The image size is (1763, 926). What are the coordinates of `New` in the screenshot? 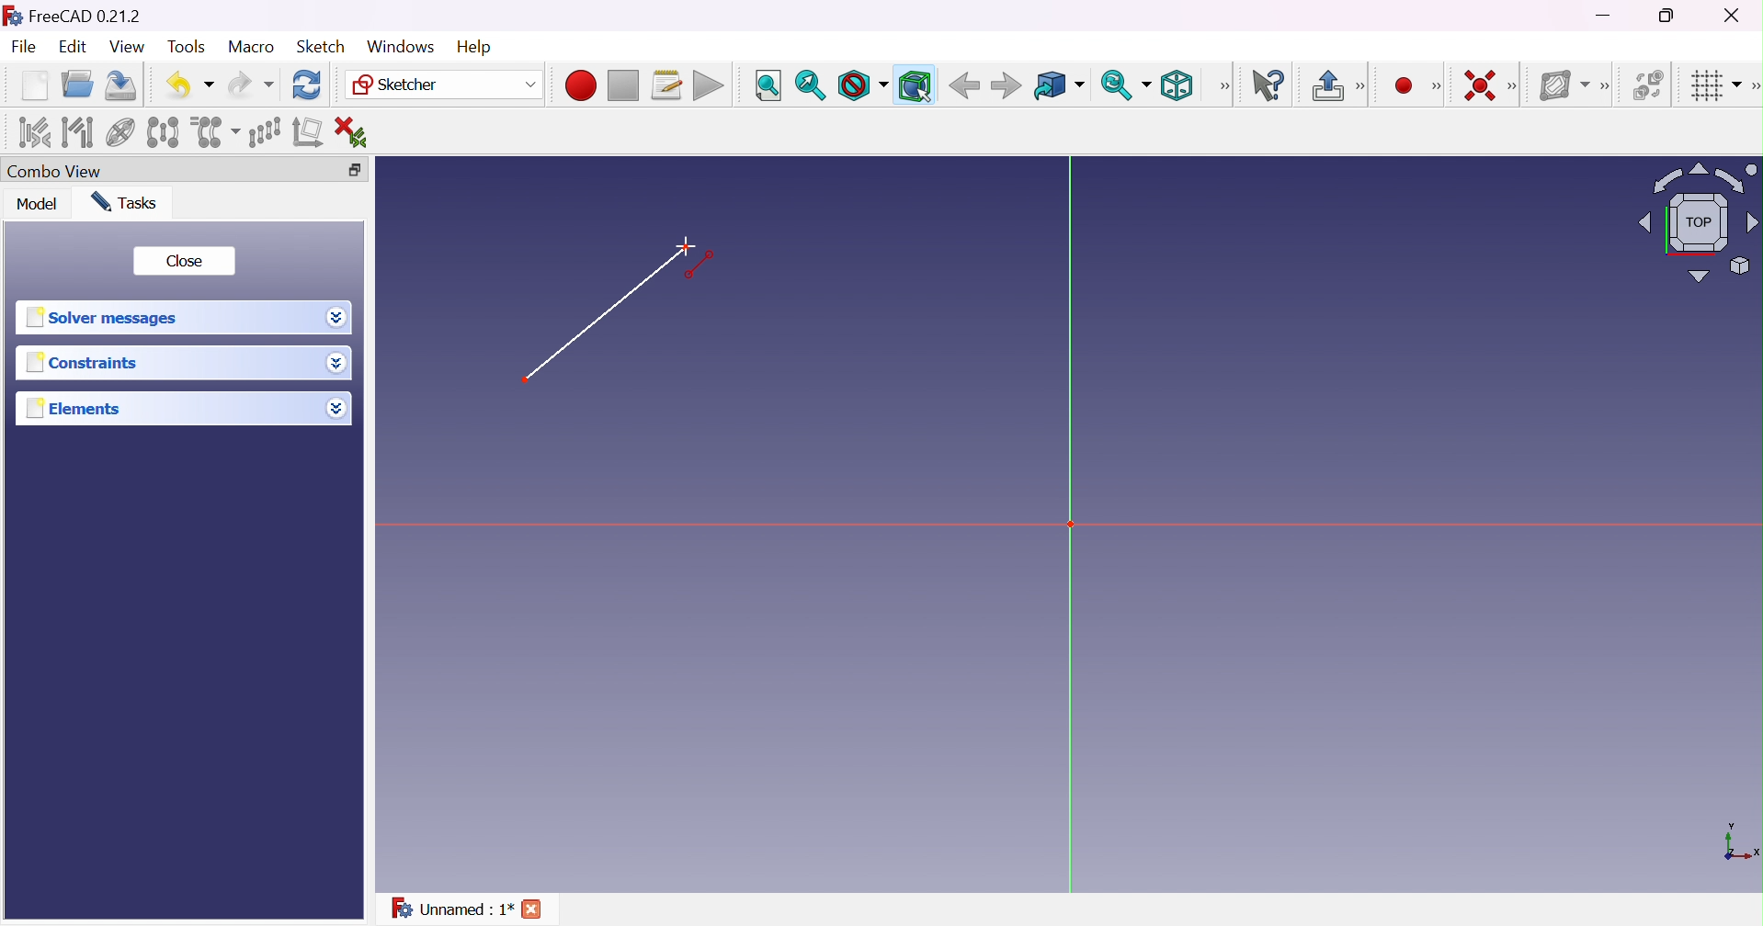 It's located at (34, 88).